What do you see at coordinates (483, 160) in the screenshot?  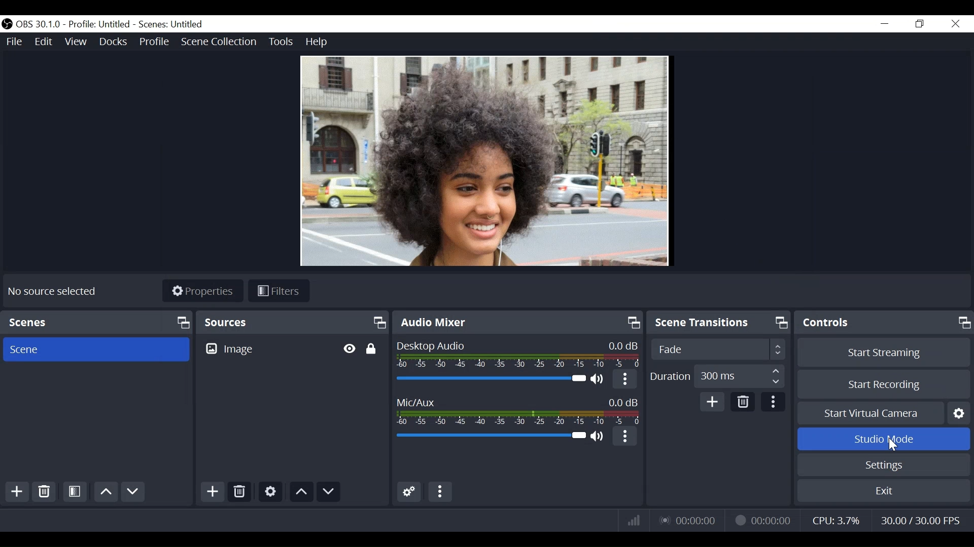 I see `Viewer` at bounding box center [483, 160].